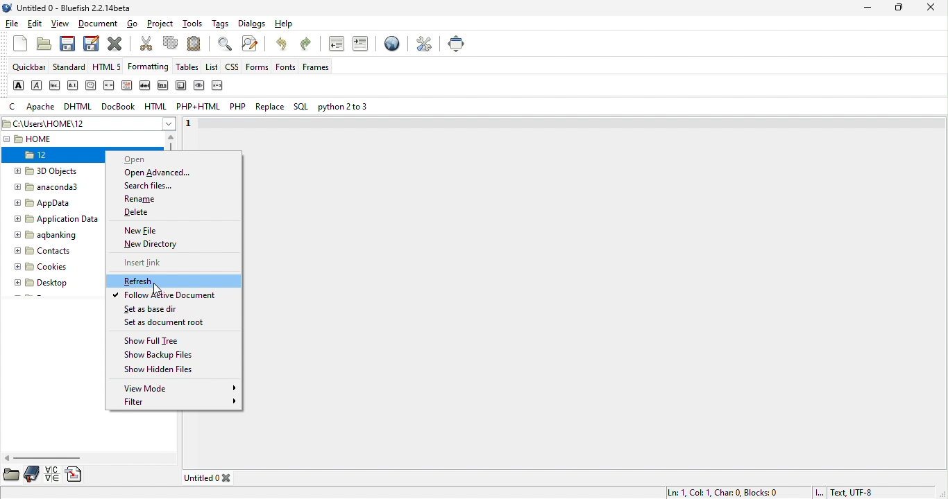 Image resolution: width=948 pixels, height=499 pixels. Describe the element at coordinates (345, 107) in the screenshot. I see `python 2 or 3` at that location.